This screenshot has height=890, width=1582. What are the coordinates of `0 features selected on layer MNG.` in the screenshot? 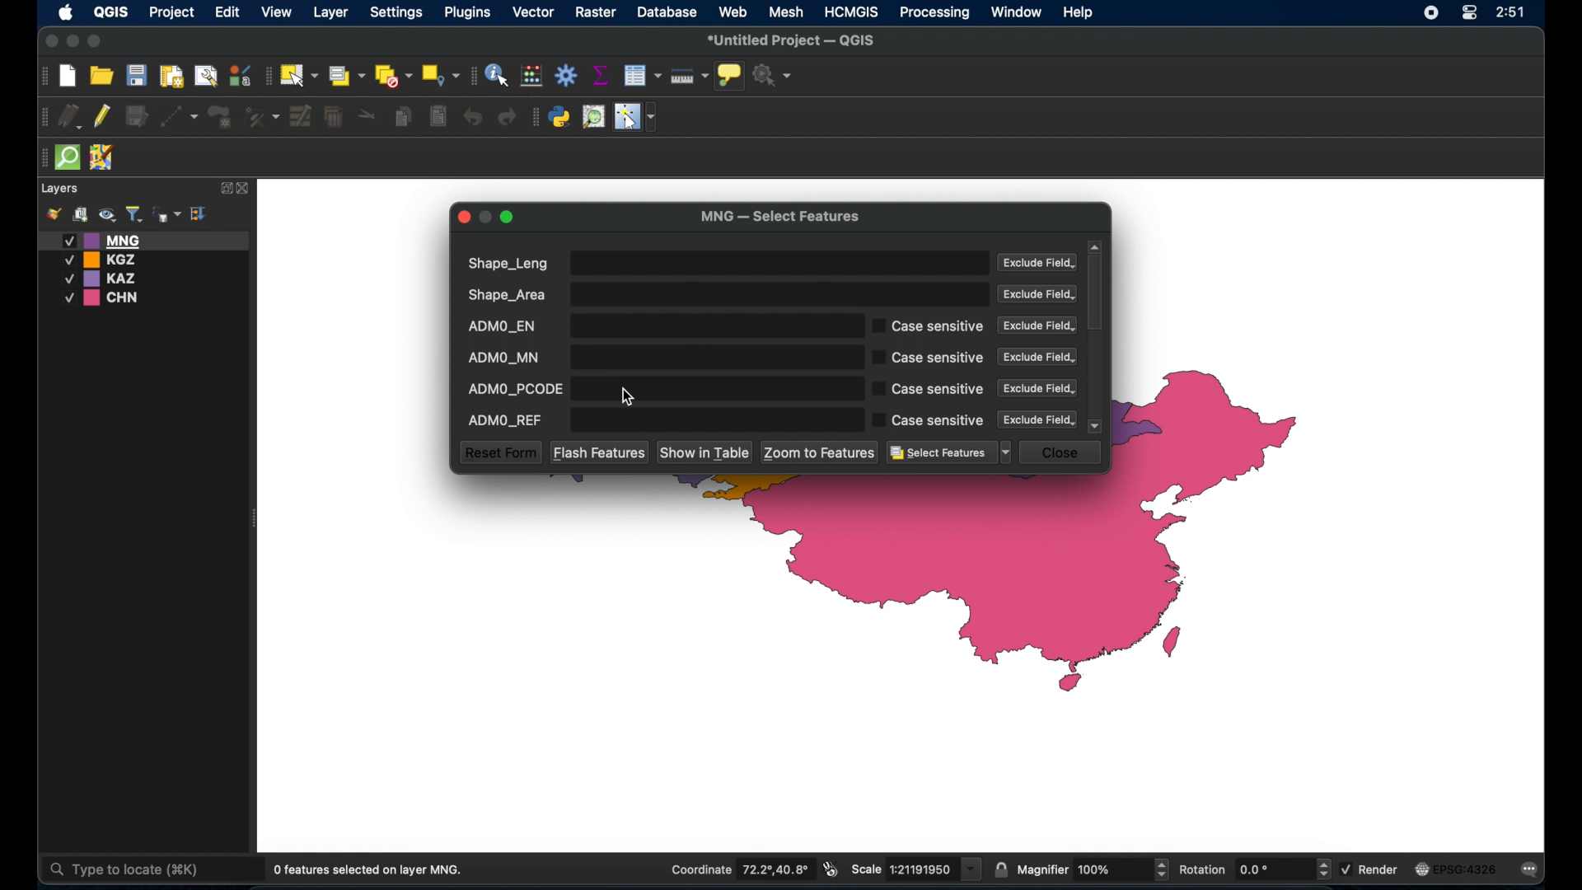 It's located at (372, 870).